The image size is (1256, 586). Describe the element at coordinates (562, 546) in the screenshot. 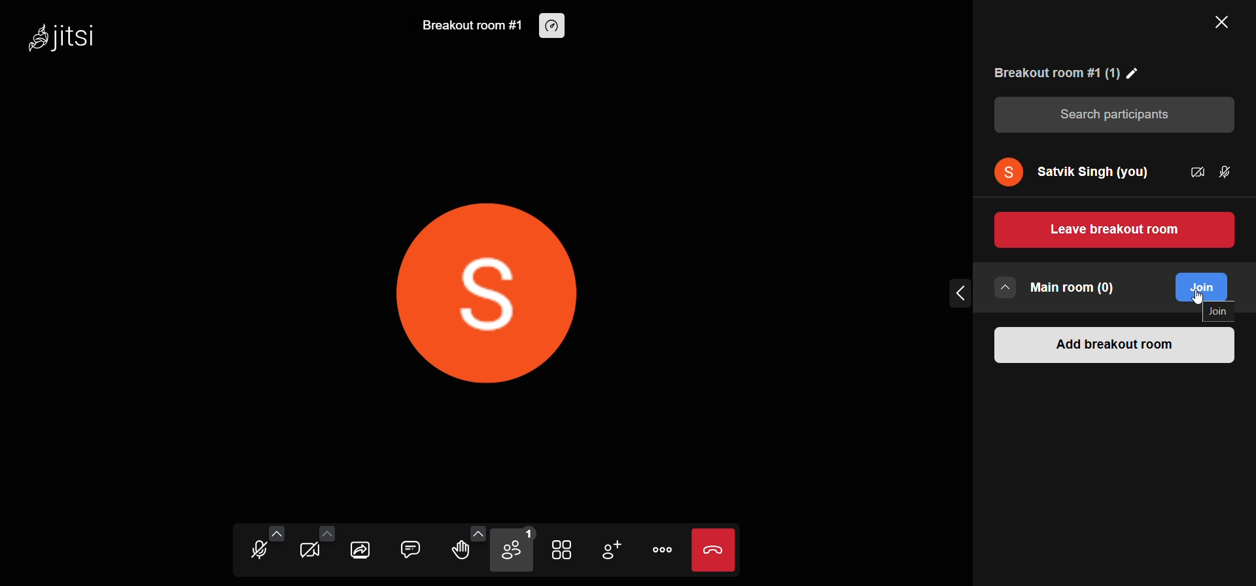

I see `tile view` at that location.